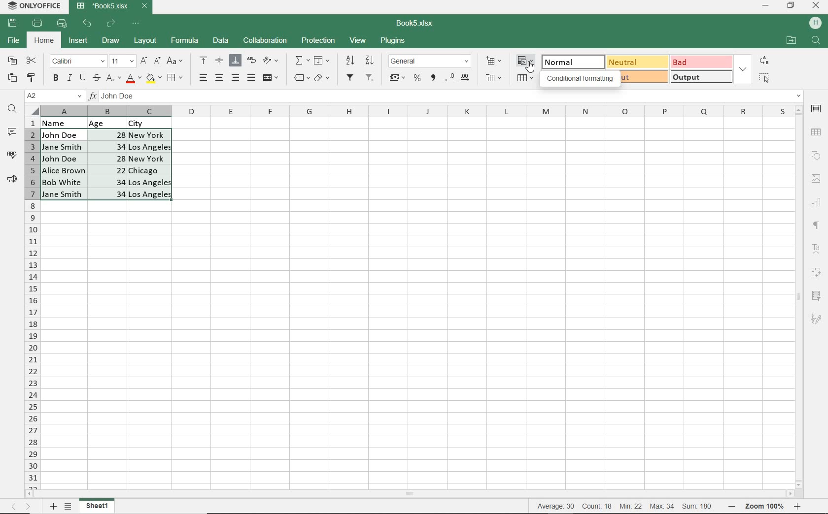  I want to click on RESTORE DOWN, so click(792, 5).